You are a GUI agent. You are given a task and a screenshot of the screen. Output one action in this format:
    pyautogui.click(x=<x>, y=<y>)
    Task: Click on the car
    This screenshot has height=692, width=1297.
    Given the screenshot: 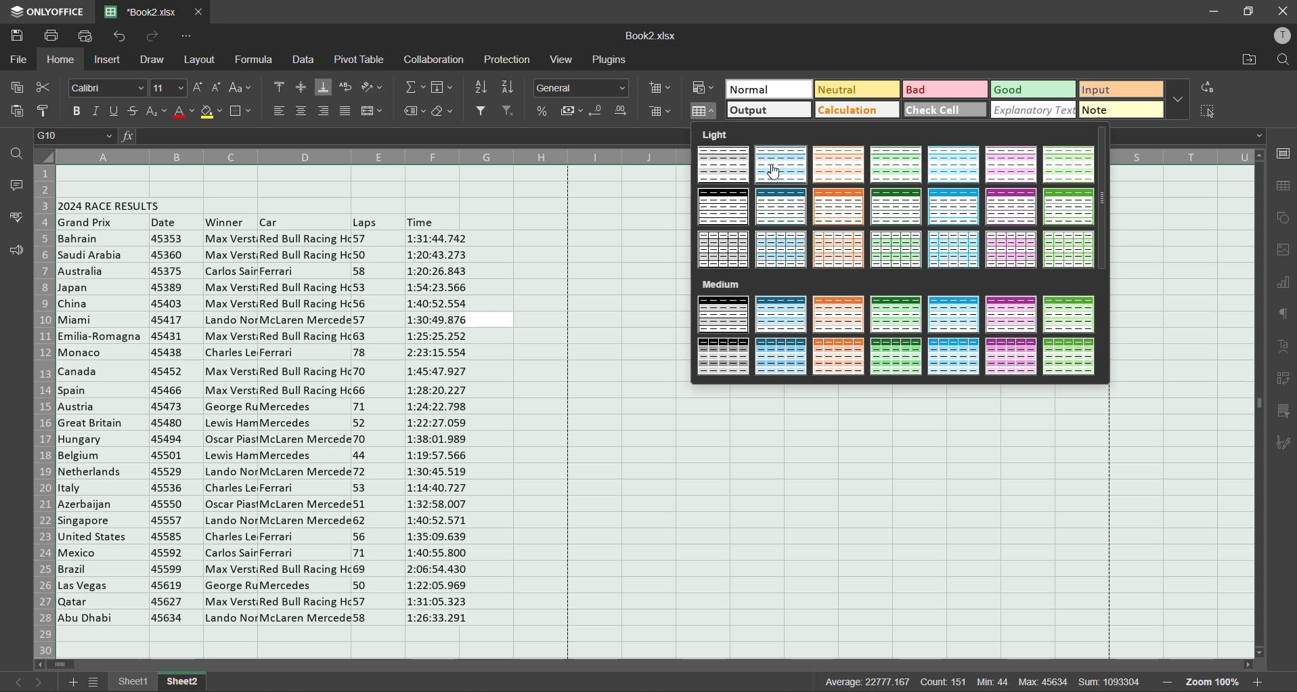 What is the action you would take?
    pyautogui.click(x=306, y=429)
    